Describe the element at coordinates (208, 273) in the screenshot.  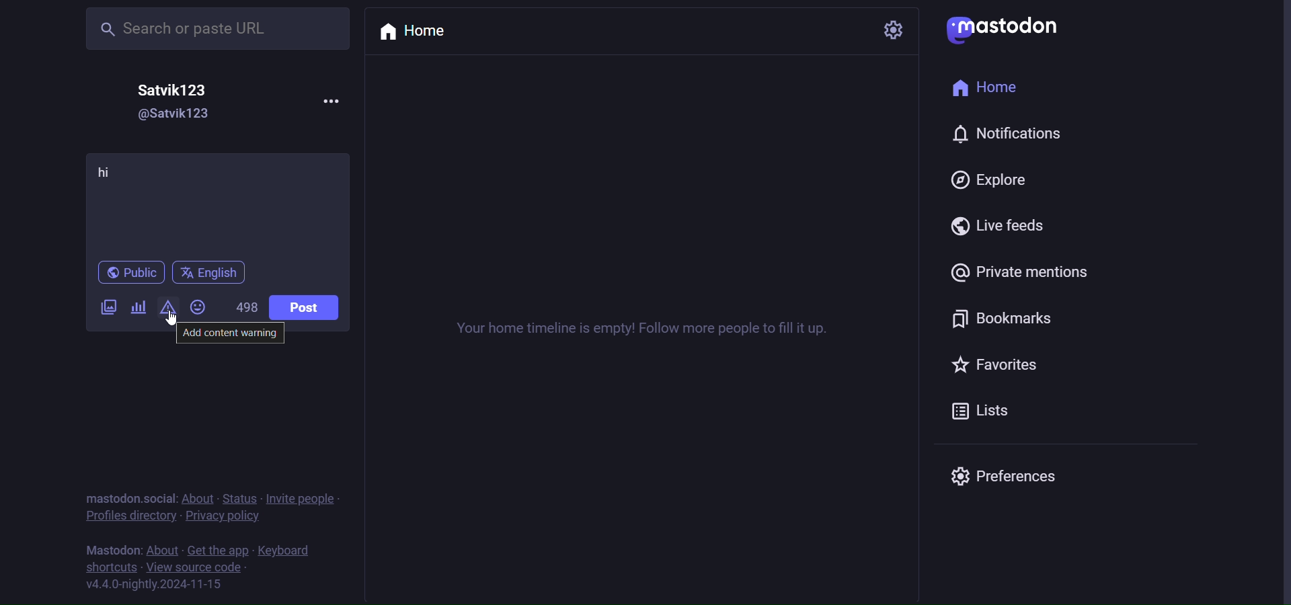
I see `english` at that location.